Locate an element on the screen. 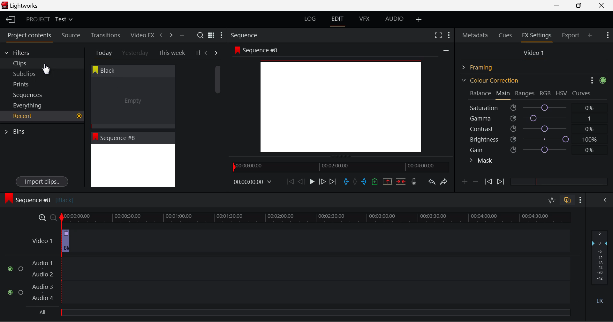  LOG Layout is located at coordinates (310, 18).